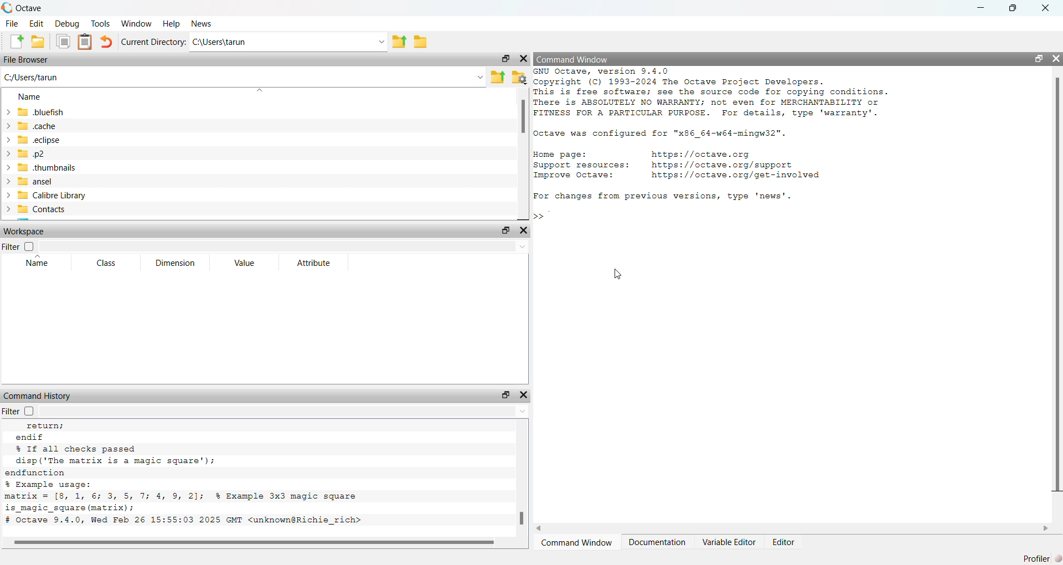  Describe the element at coordinates (30, 97) in the screenshot. I see `Name` at that location.